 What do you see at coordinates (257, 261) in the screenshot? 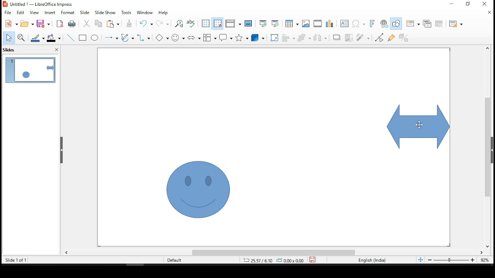
I see `25.57/6.10` at bounding box center [257, 261].